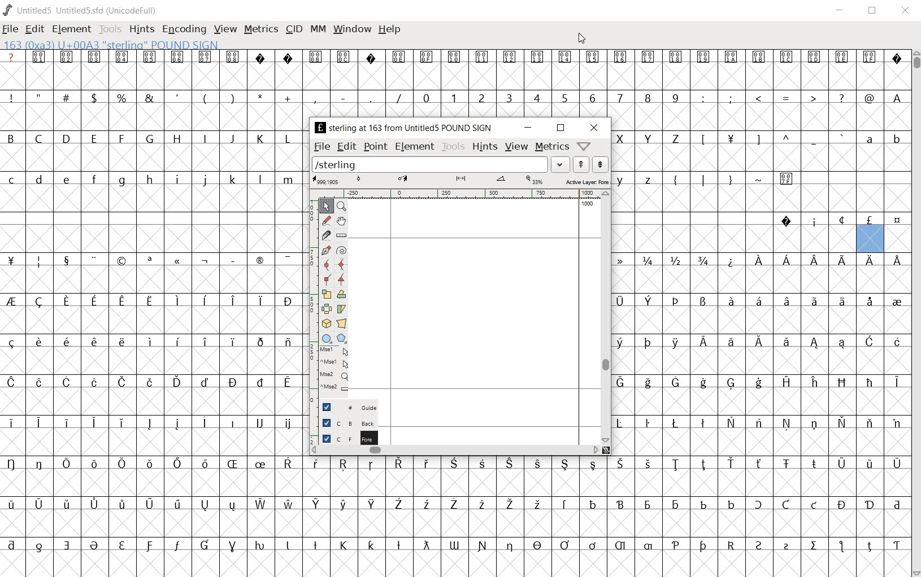 The height and width of the screenshot is (577, 921). Describe the element at coordinates (343, 280) in the screenshot. I see `Tangent` at that location.